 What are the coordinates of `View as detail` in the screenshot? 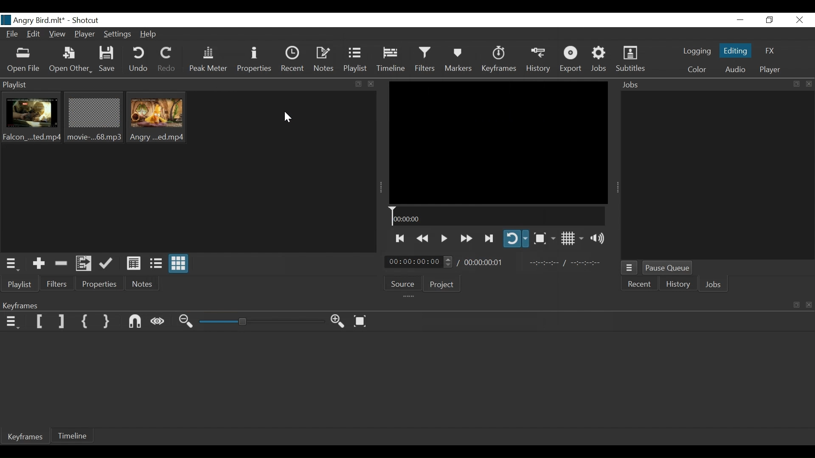 It's located at (132, 265).